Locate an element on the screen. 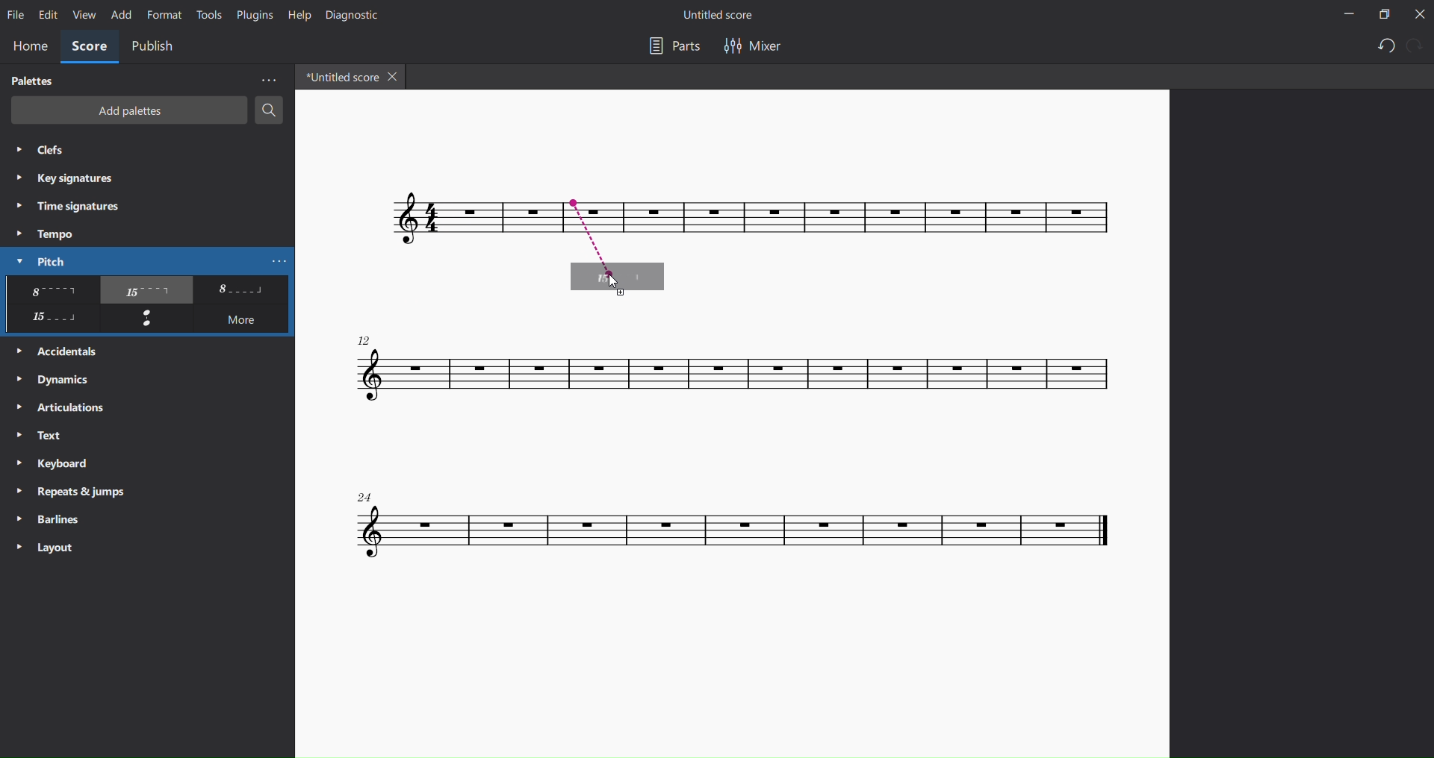 The width and height of the screenshot is (1434, 758). barlines is located at coordinates (46, 516).